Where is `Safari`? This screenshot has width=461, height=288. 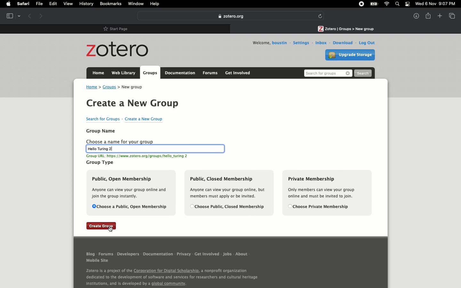
Safari is located at coordinates (24, 4).